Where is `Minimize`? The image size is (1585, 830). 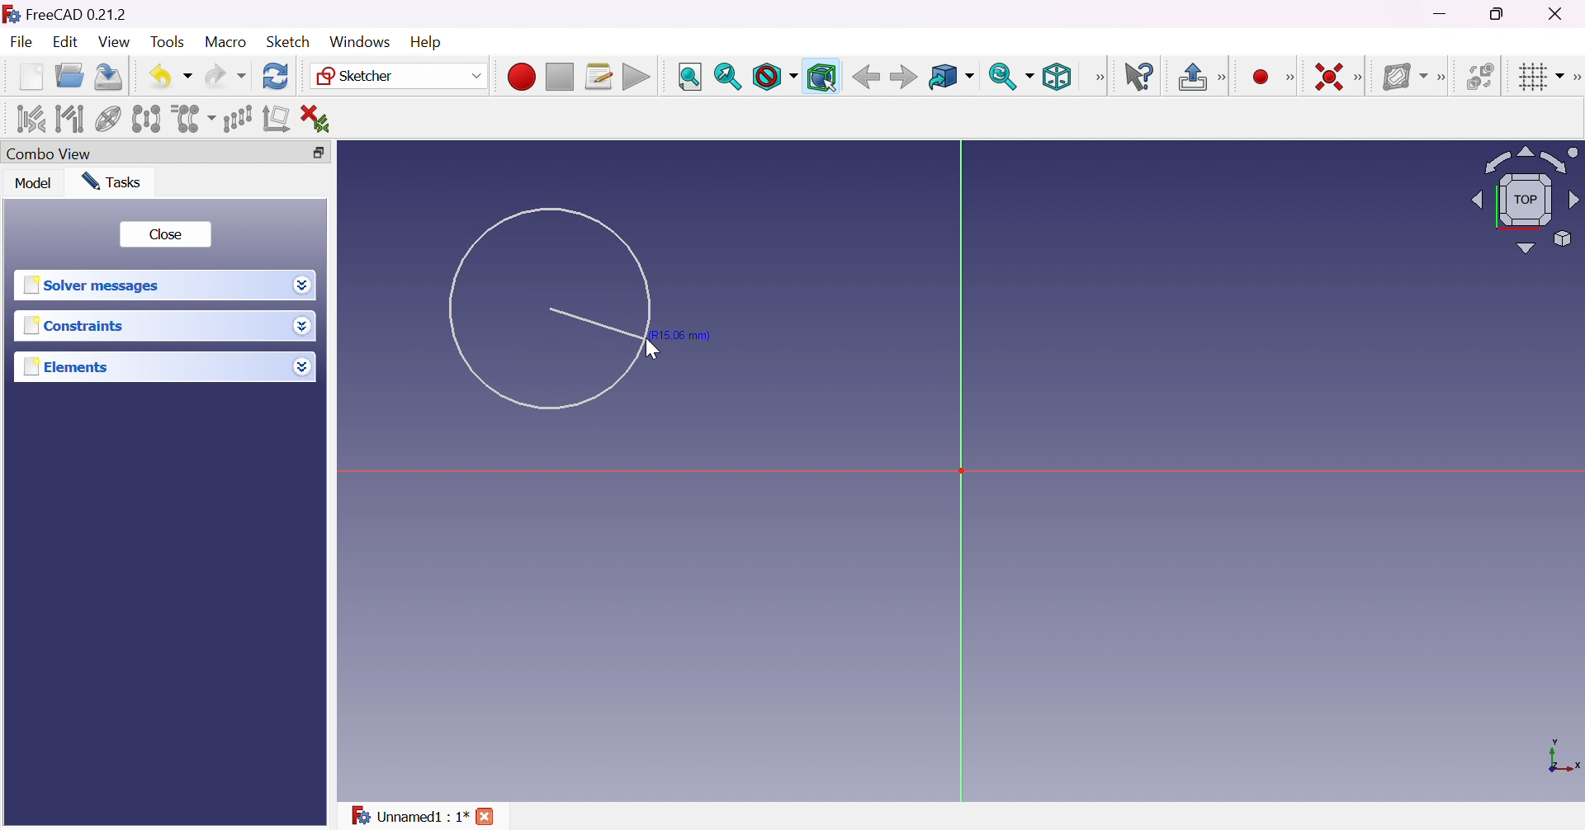 Minimize is located at coordinates (1444, 14).